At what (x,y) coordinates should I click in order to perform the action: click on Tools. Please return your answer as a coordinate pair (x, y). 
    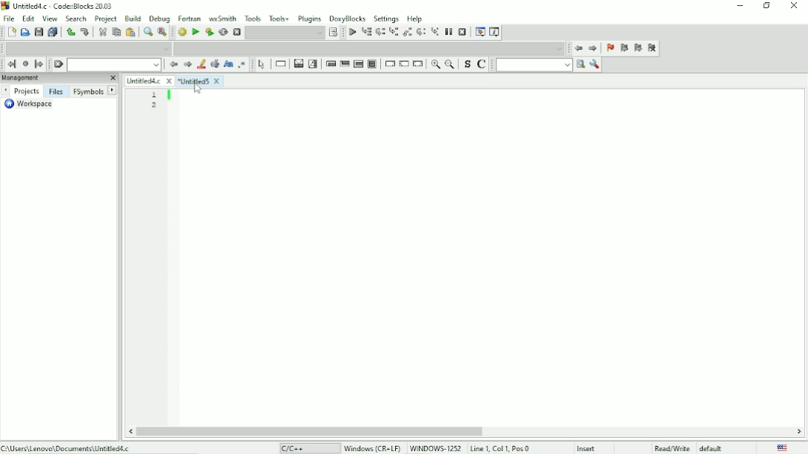
    Looking at the image, I should click on (253, 18).